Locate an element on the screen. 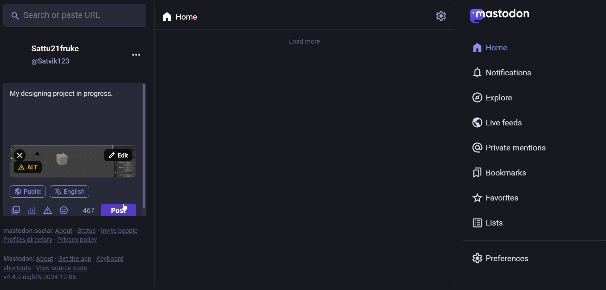 This screenshot has height=290, width=606. image is located at coordinates (72, 162).